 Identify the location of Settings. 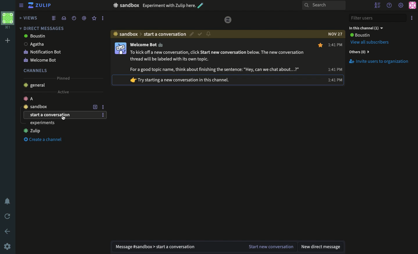
(7, 246).